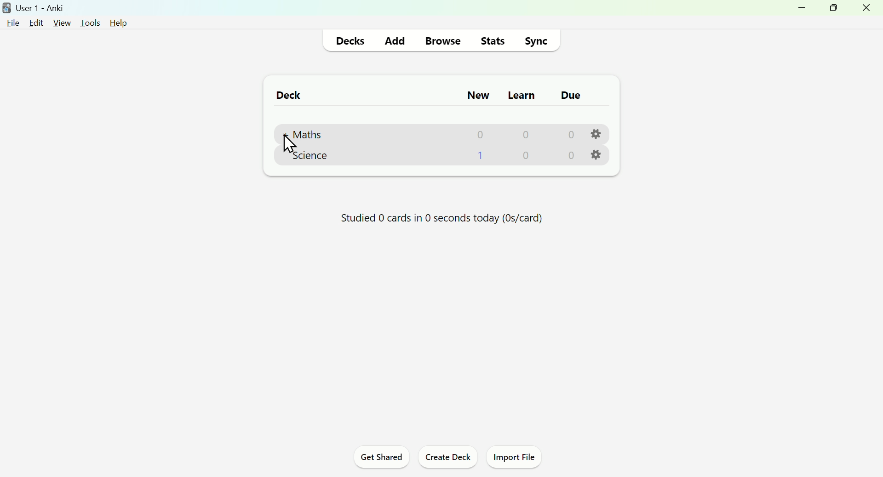  I want to click on Tools, so click(87, 21).